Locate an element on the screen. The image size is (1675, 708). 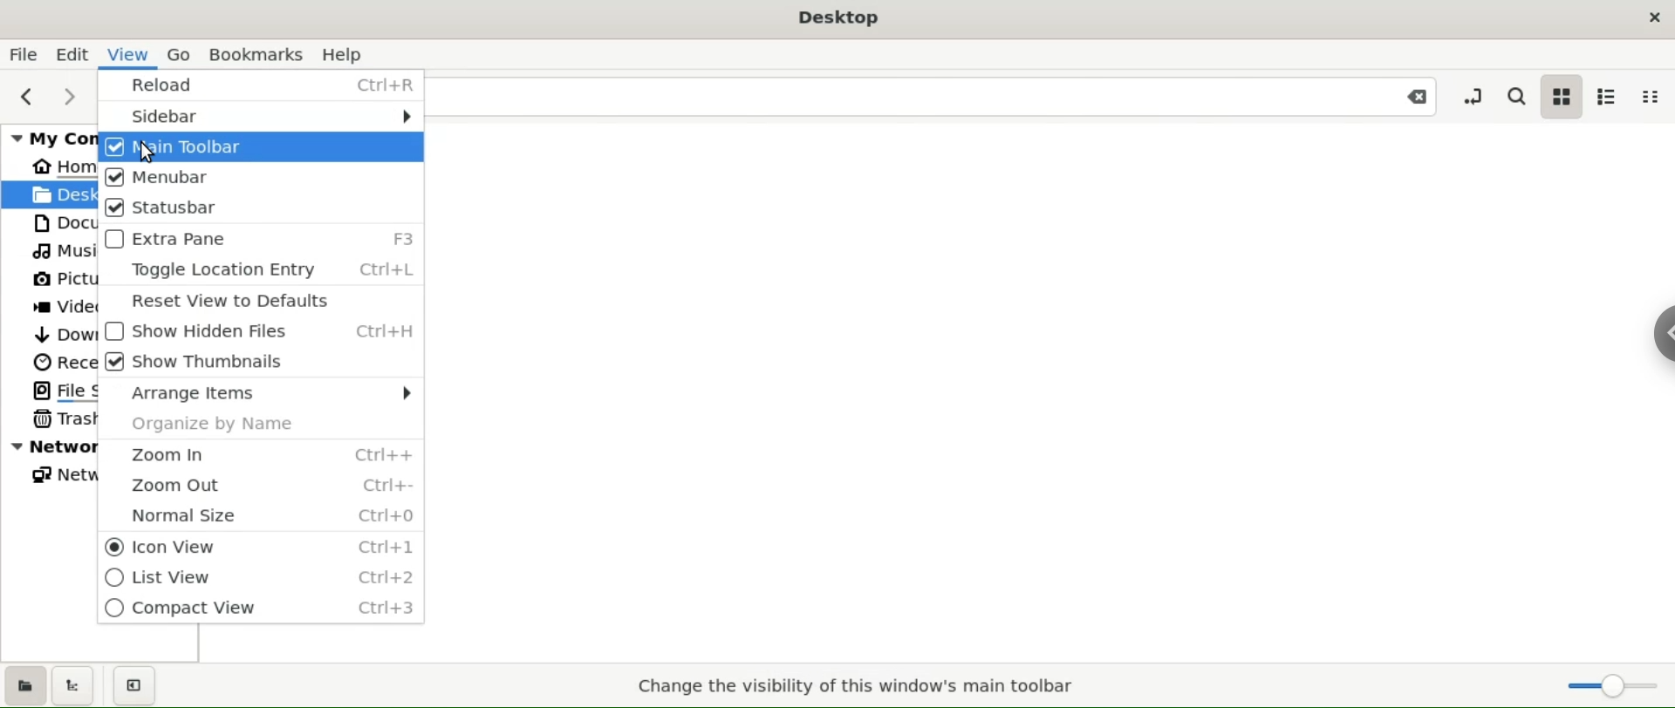
compact view is located at coordinates (1656, 96).